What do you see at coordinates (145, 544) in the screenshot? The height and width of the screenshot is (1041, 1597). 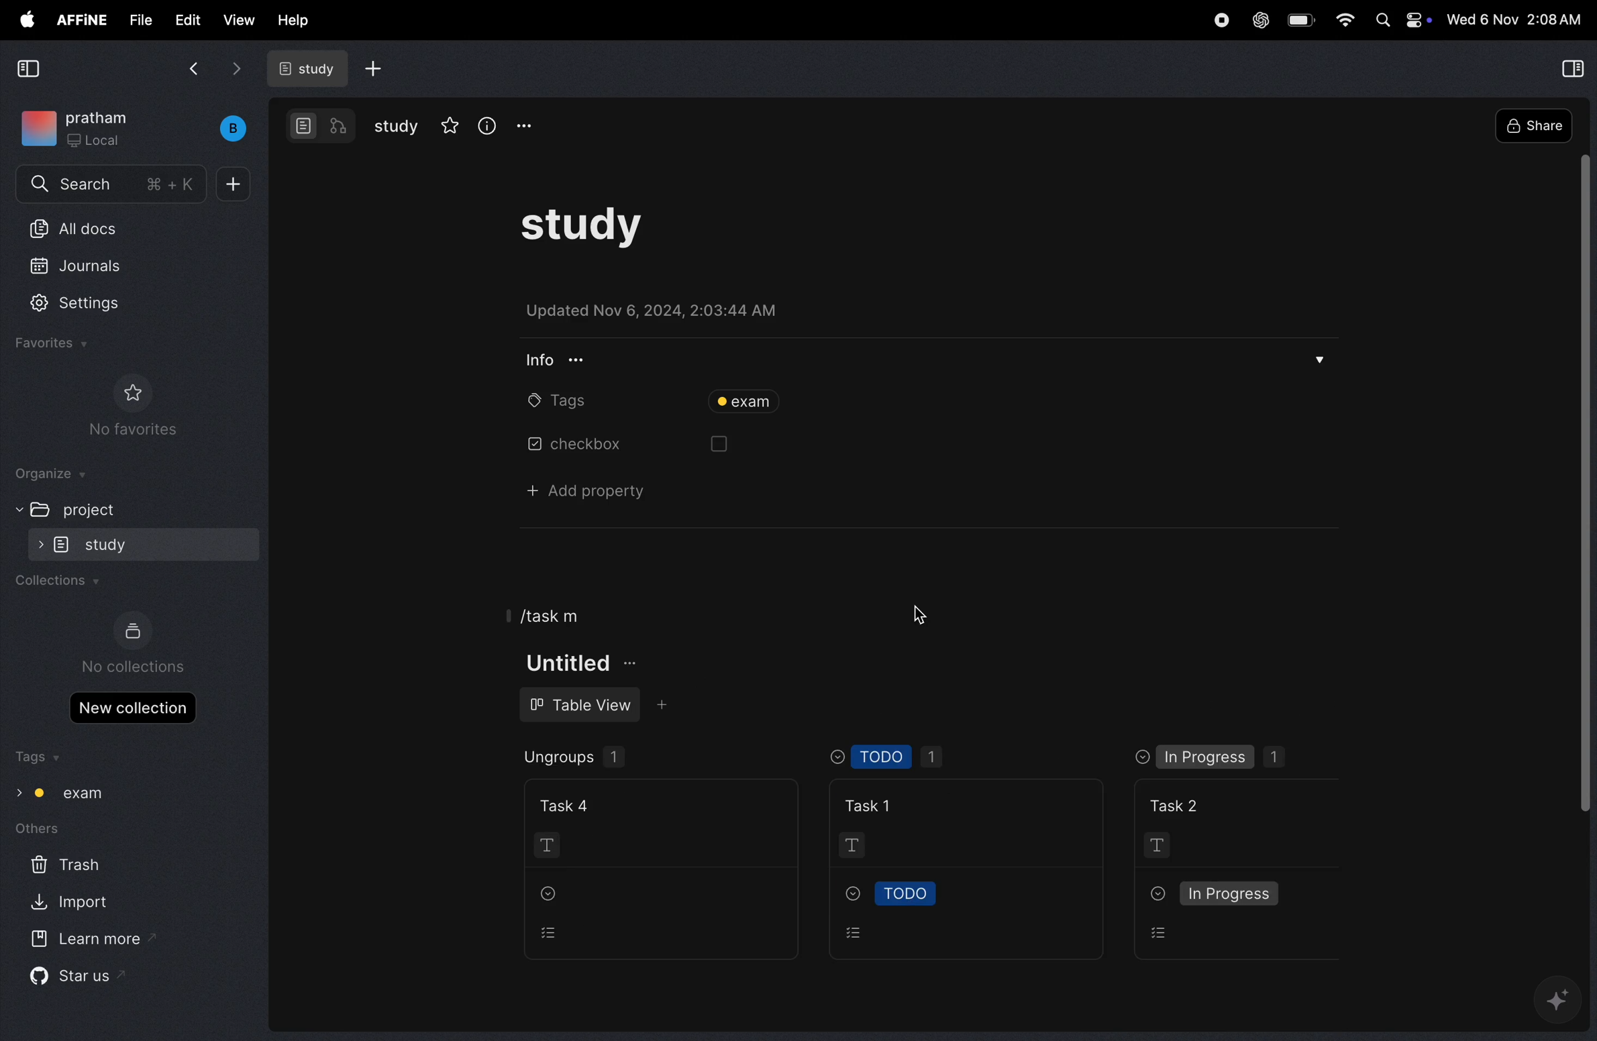 I see `study` at bounding box center [145, 544].